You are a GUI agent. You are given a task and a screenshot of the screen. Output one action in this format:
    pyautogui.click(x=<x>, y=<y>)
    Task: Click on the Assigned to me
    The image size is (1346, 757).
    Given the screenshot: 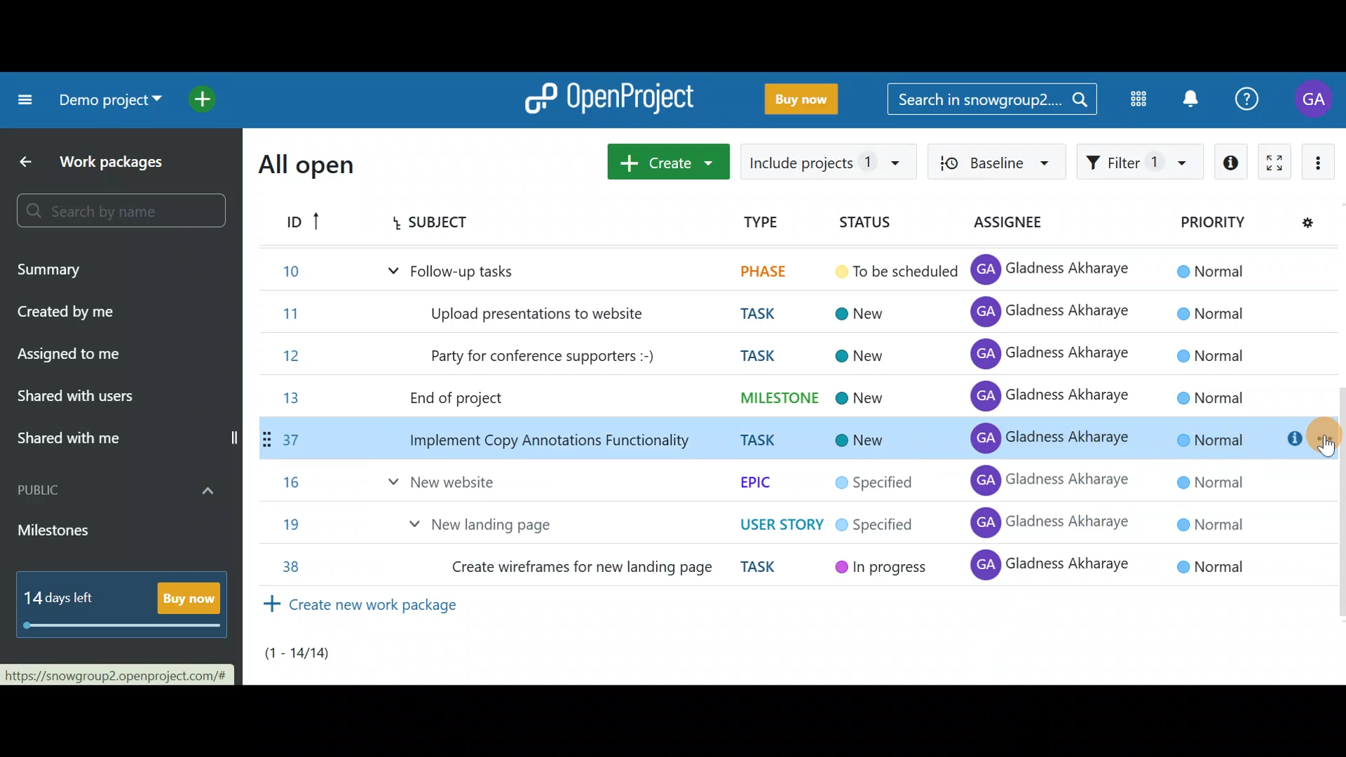 What is the action you would take?
    pyautogui.click(x=94, y=358)
    